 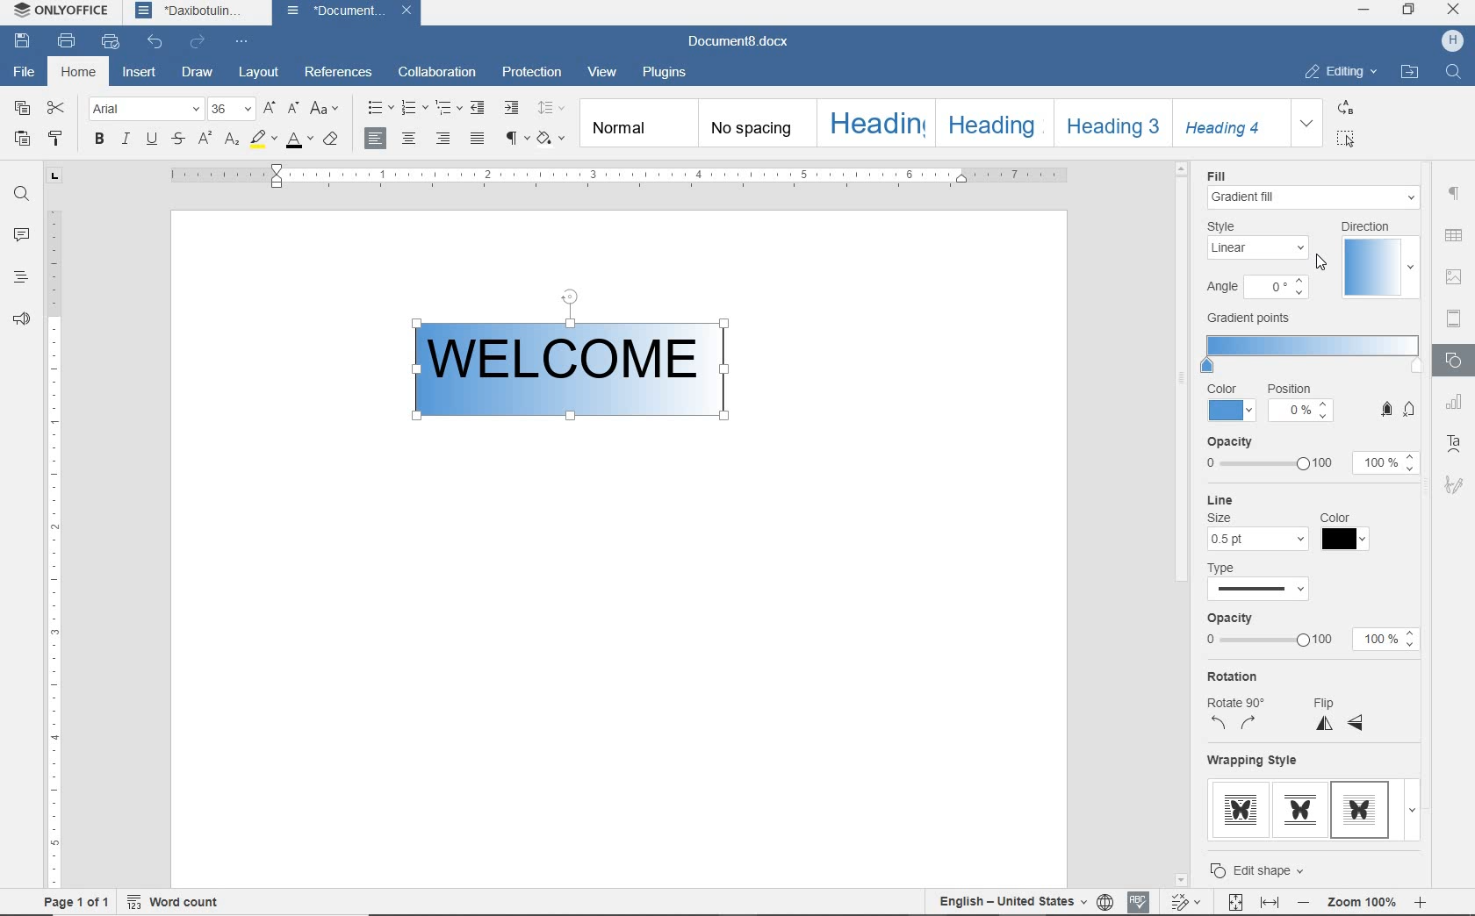 What do you see at coordinates (1260, 590) in the screenshot?
I see `line type` at bounding box center [1260, 590].